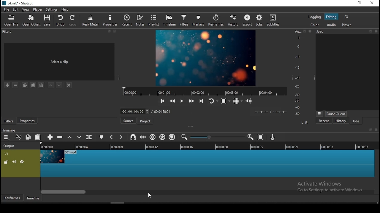 Image resolution: width=380 pixels, height=213 pixels. Describe the element at coordinates (16, 10) in the screenshot. I see `edit` at that location.